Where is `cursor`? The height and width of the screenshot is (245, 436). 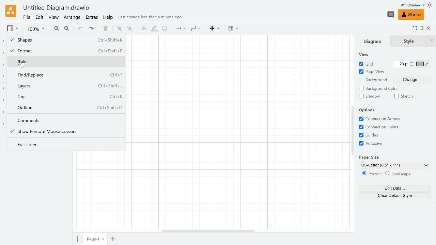
cursor is located at coordinates (21, 65).